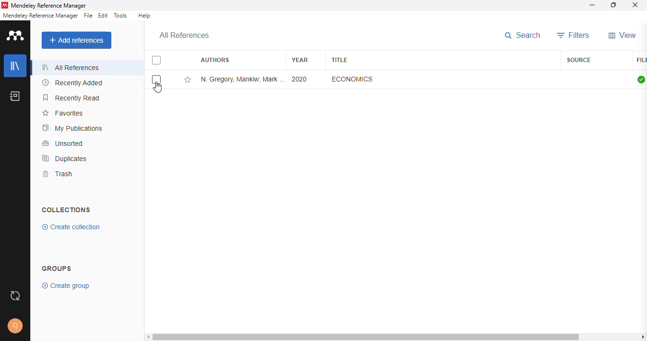 The image size is (647, 341). What do you see at coordinates (352, 79) in the screenshot?
I see `economics` at bounding box center [352, 79].